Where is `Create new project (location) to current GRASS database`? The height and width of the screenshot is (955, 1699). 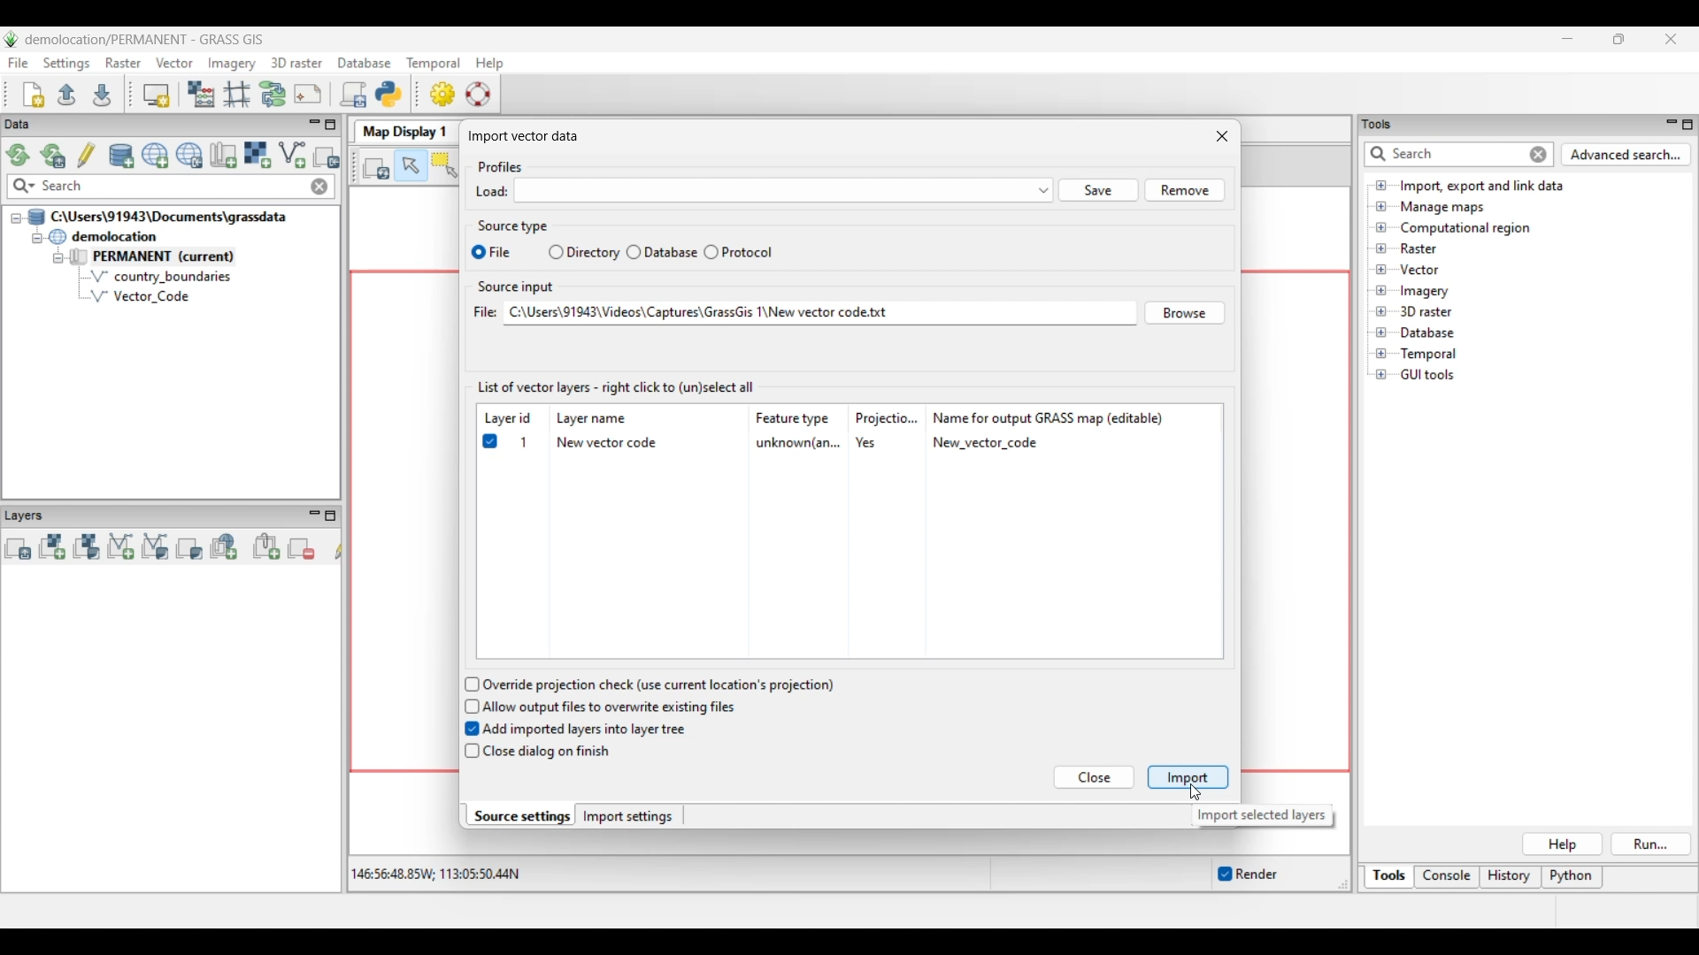 Create new project (location) to current GRASS database is located at coordinates (156, 156).